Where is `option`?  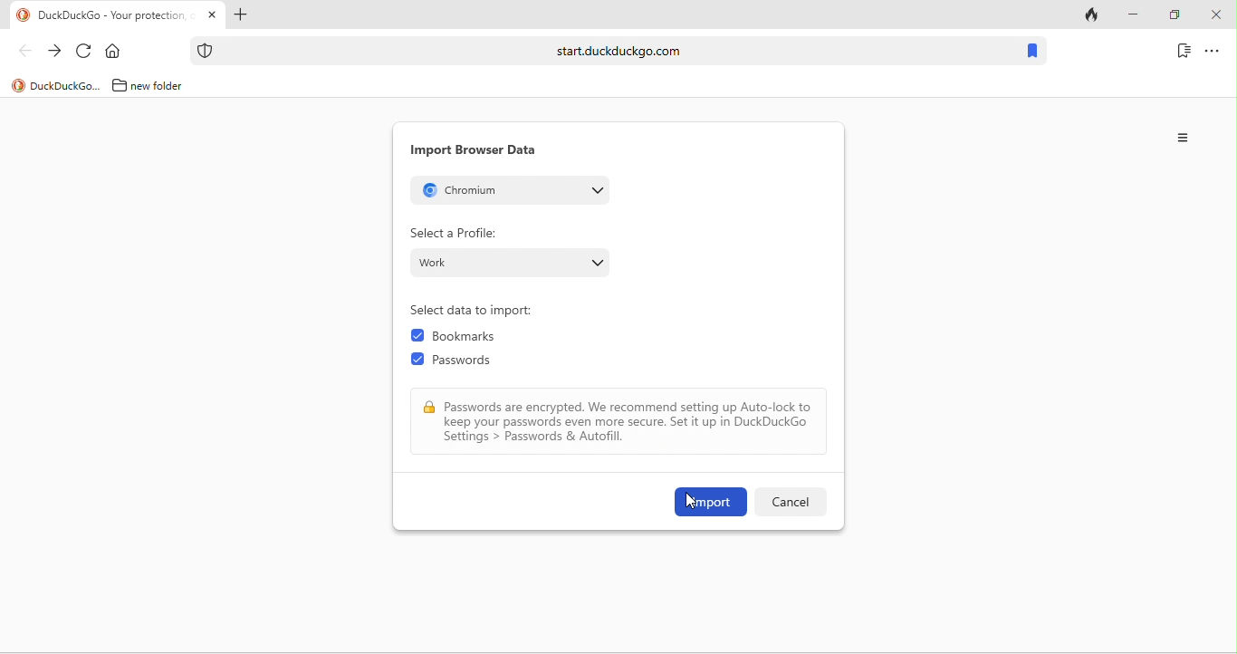 option is located at coordinates (1184, 138).